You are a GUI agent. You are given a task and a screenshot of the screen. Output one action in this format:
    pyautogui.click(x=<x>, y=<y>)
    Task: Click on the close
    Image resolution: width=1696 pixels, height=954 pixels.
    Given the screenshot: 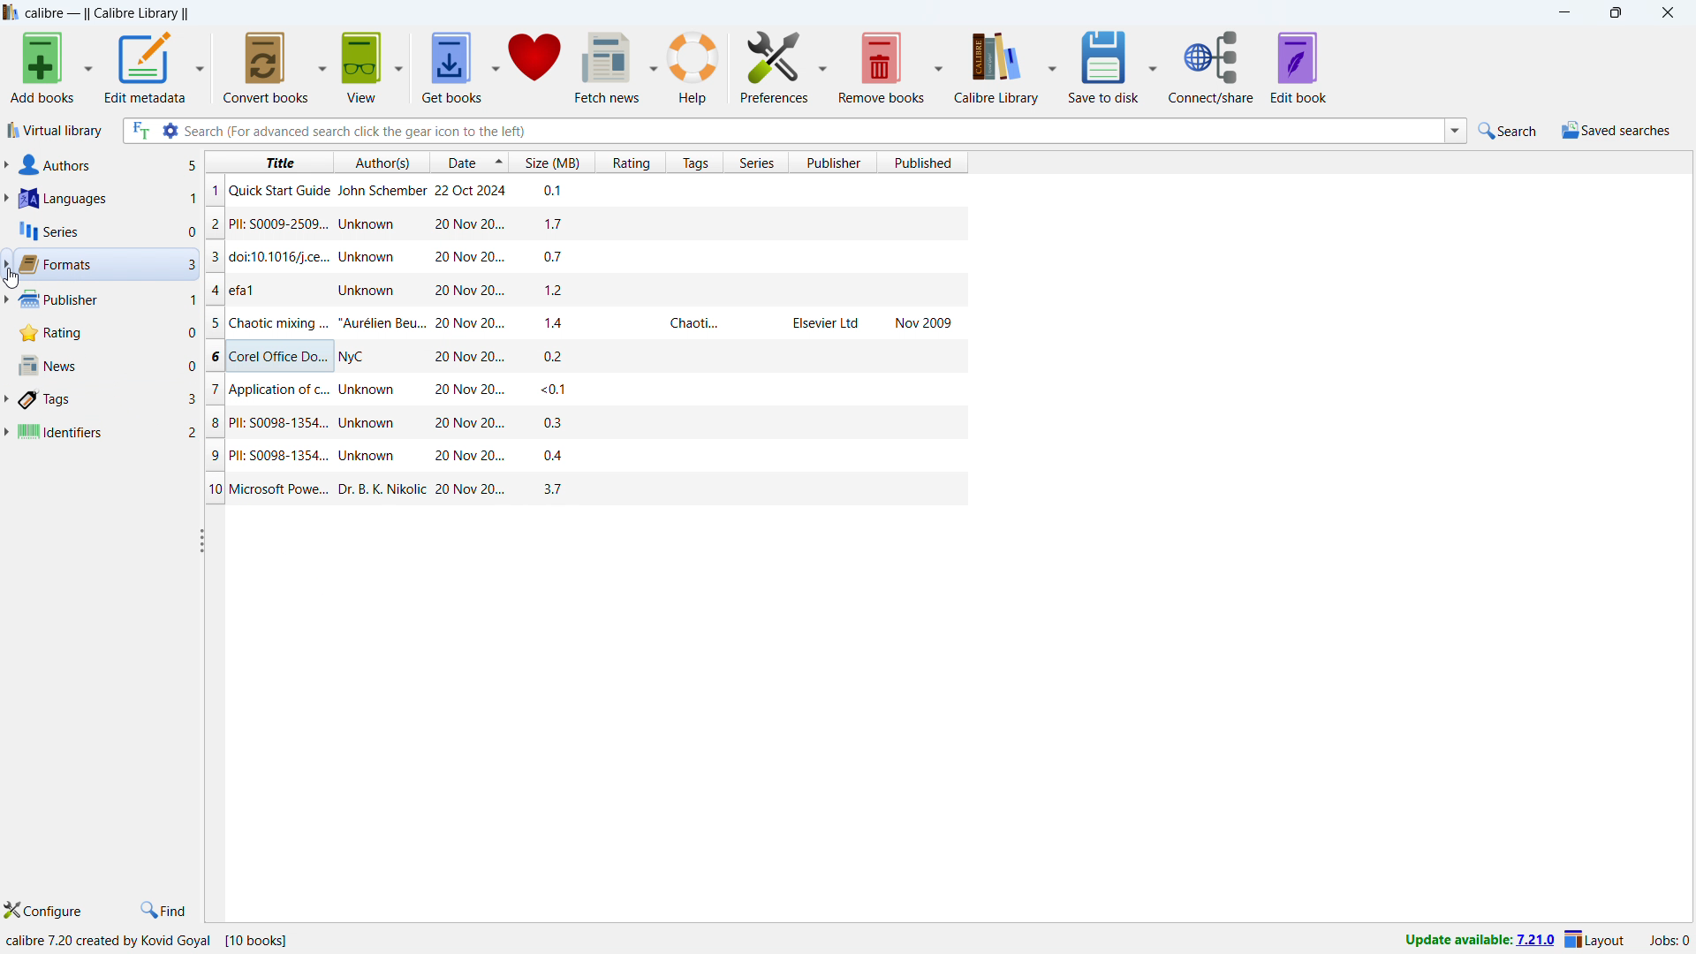 What is the action you would take?
    pyautogui.click(x=1668, y=11)
    